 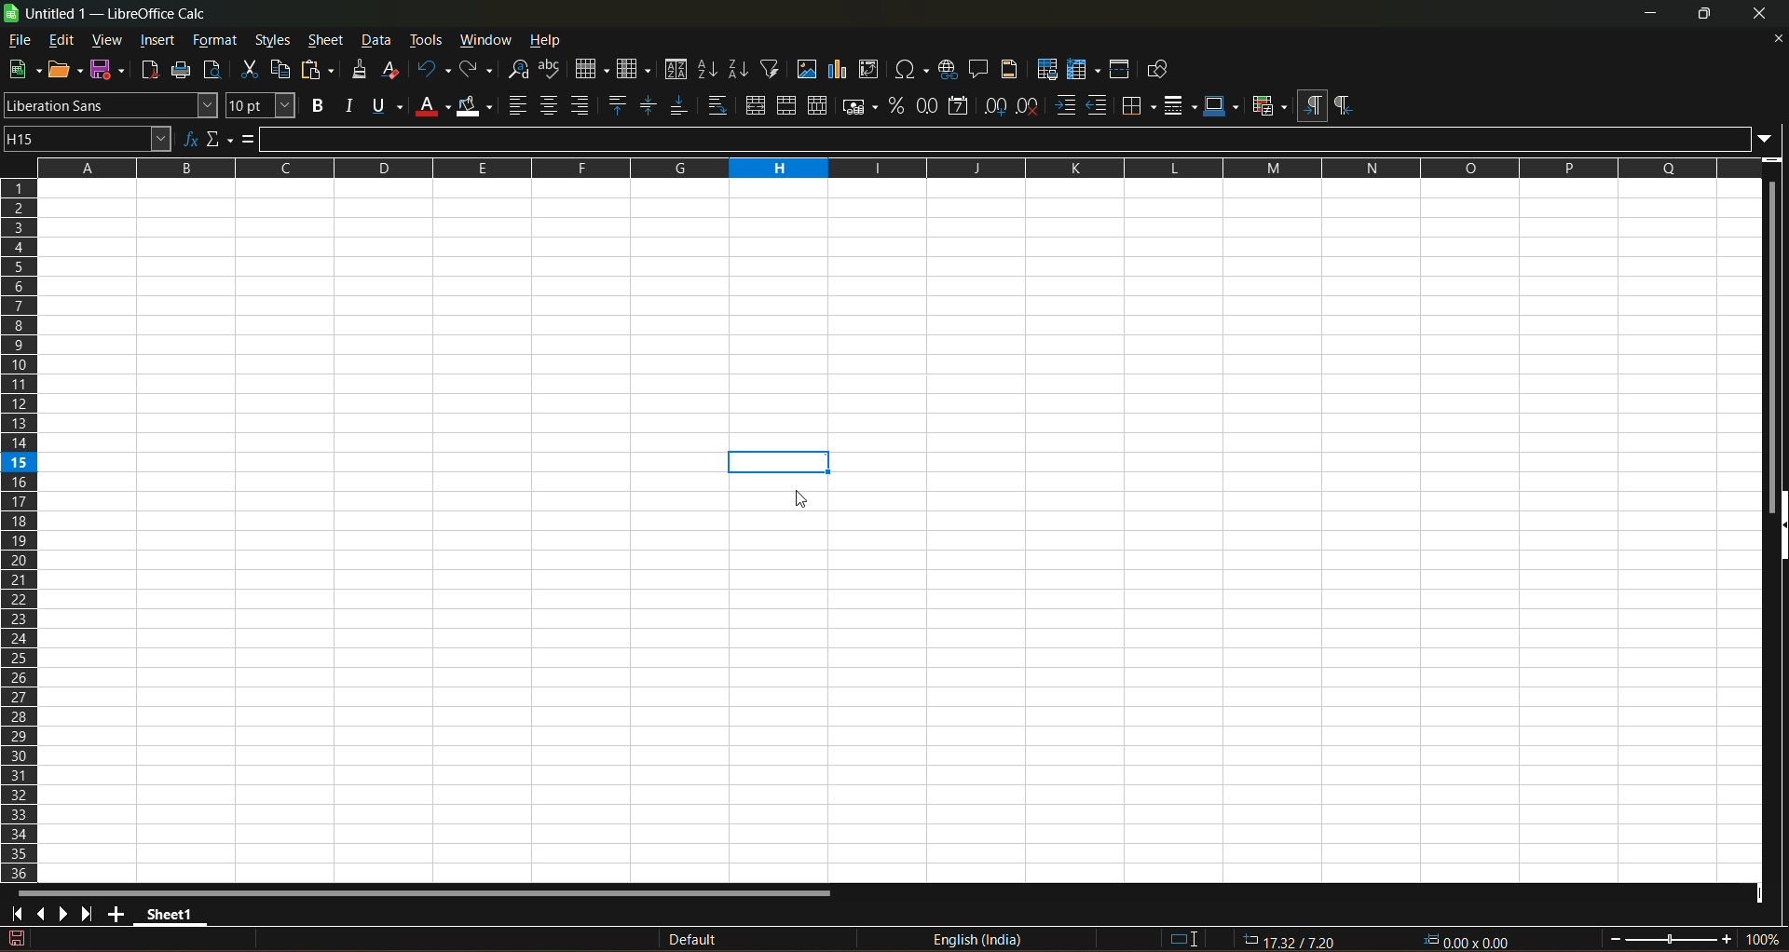 I want to click on center vertically, so click(x=648, y=105).